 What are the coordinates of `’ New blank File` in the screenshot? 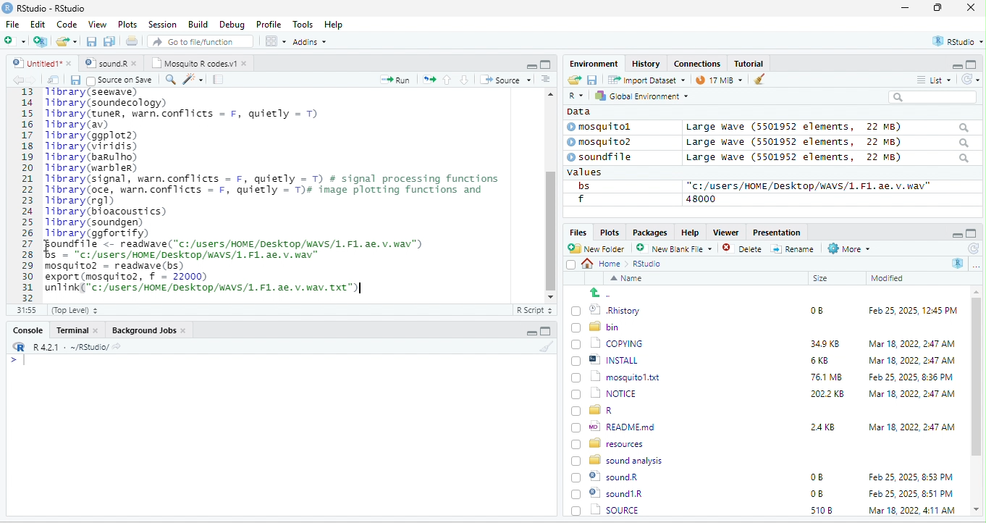 It's located at (678, 251).